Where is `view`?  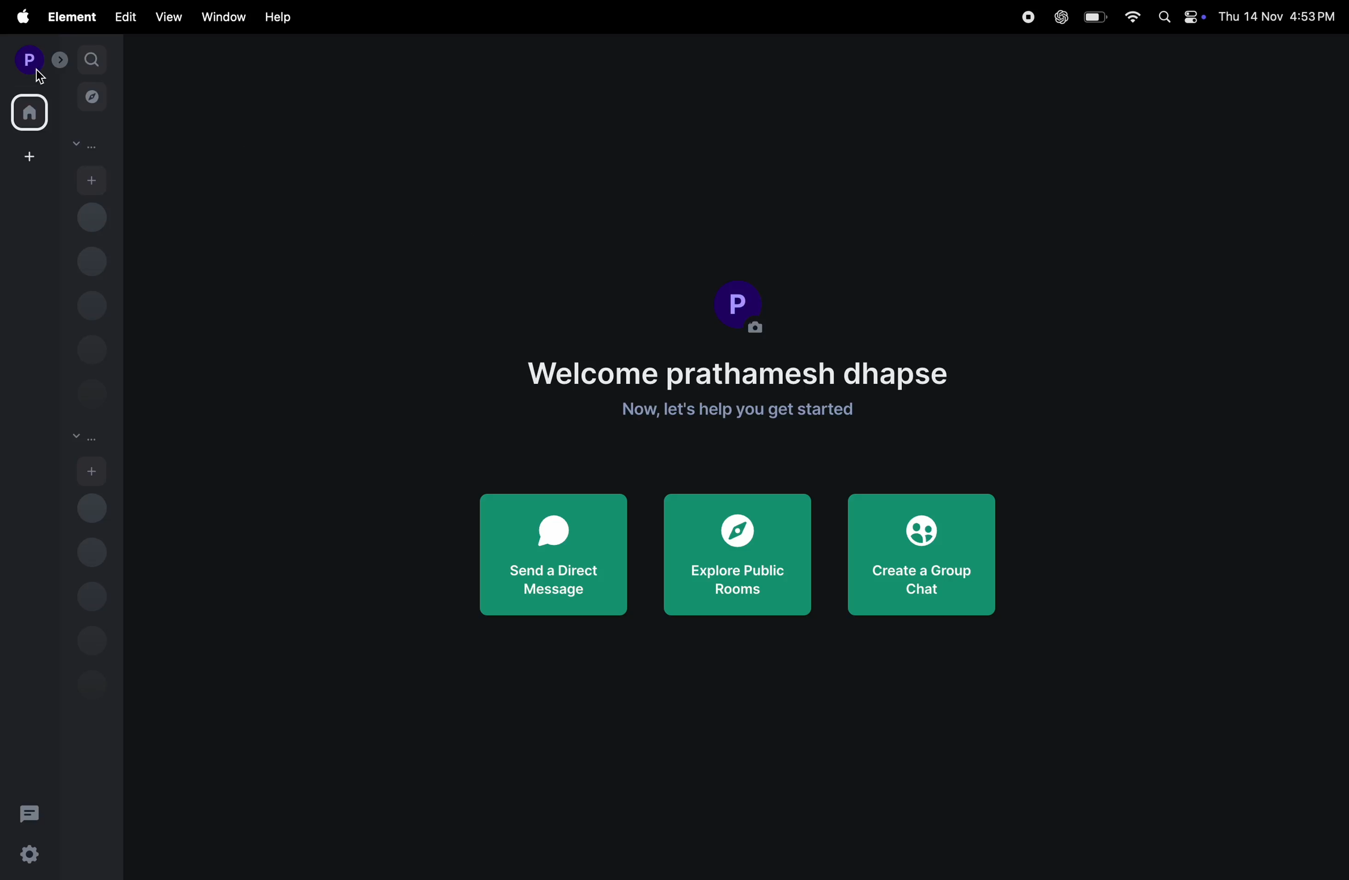 view is located at coordinates (167, 18).